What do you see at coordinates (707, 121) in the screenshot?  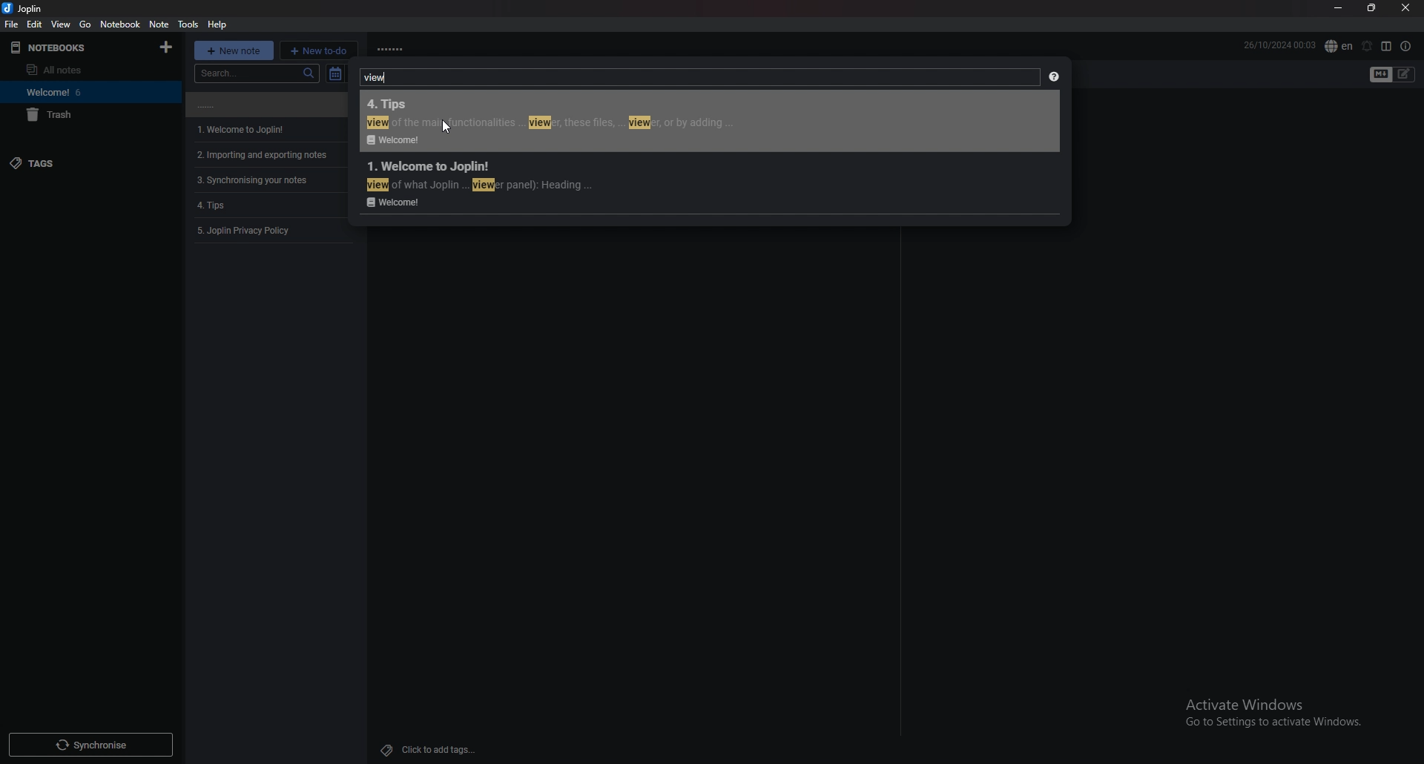 I see `search result` at bounding box center [707, 121].